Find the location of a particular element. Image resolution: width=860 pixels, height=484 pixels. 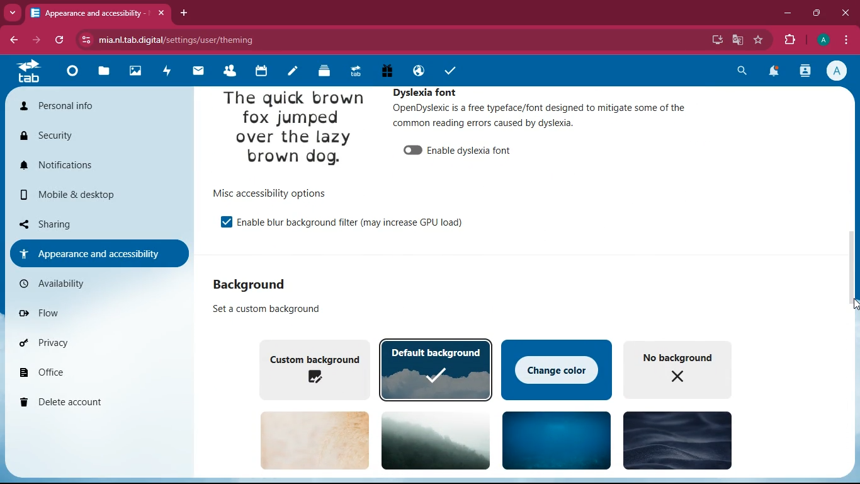

public is located at coordinates (416, 71).